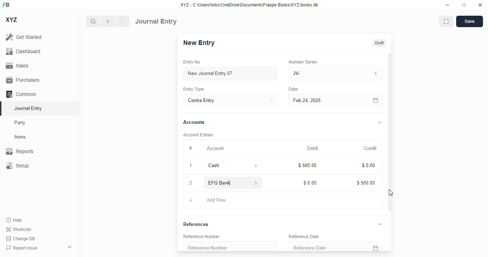  What do you see at coordinates (199, 135) in the screenshot?
I see `account entries` at bounding box center [199, 135].